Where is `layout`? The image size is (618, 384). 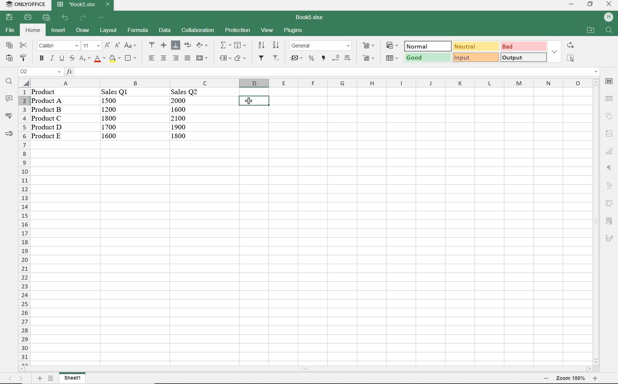
layout is located at coordinates (109, 31).